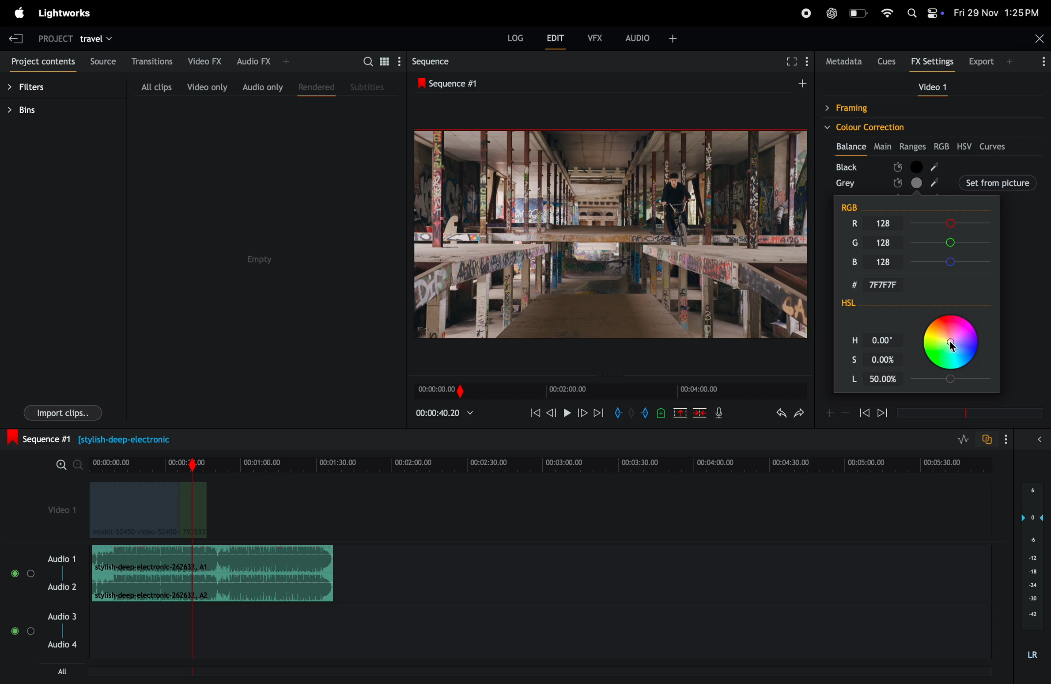  Describe the element at coordinates (998, 12) in the screenshot. I see `date and time` at that location.